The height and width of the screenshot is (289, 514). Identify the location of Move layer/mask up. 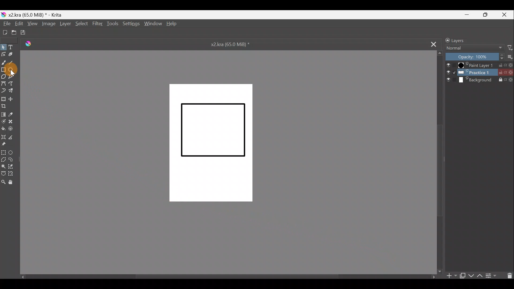
(479, 275).